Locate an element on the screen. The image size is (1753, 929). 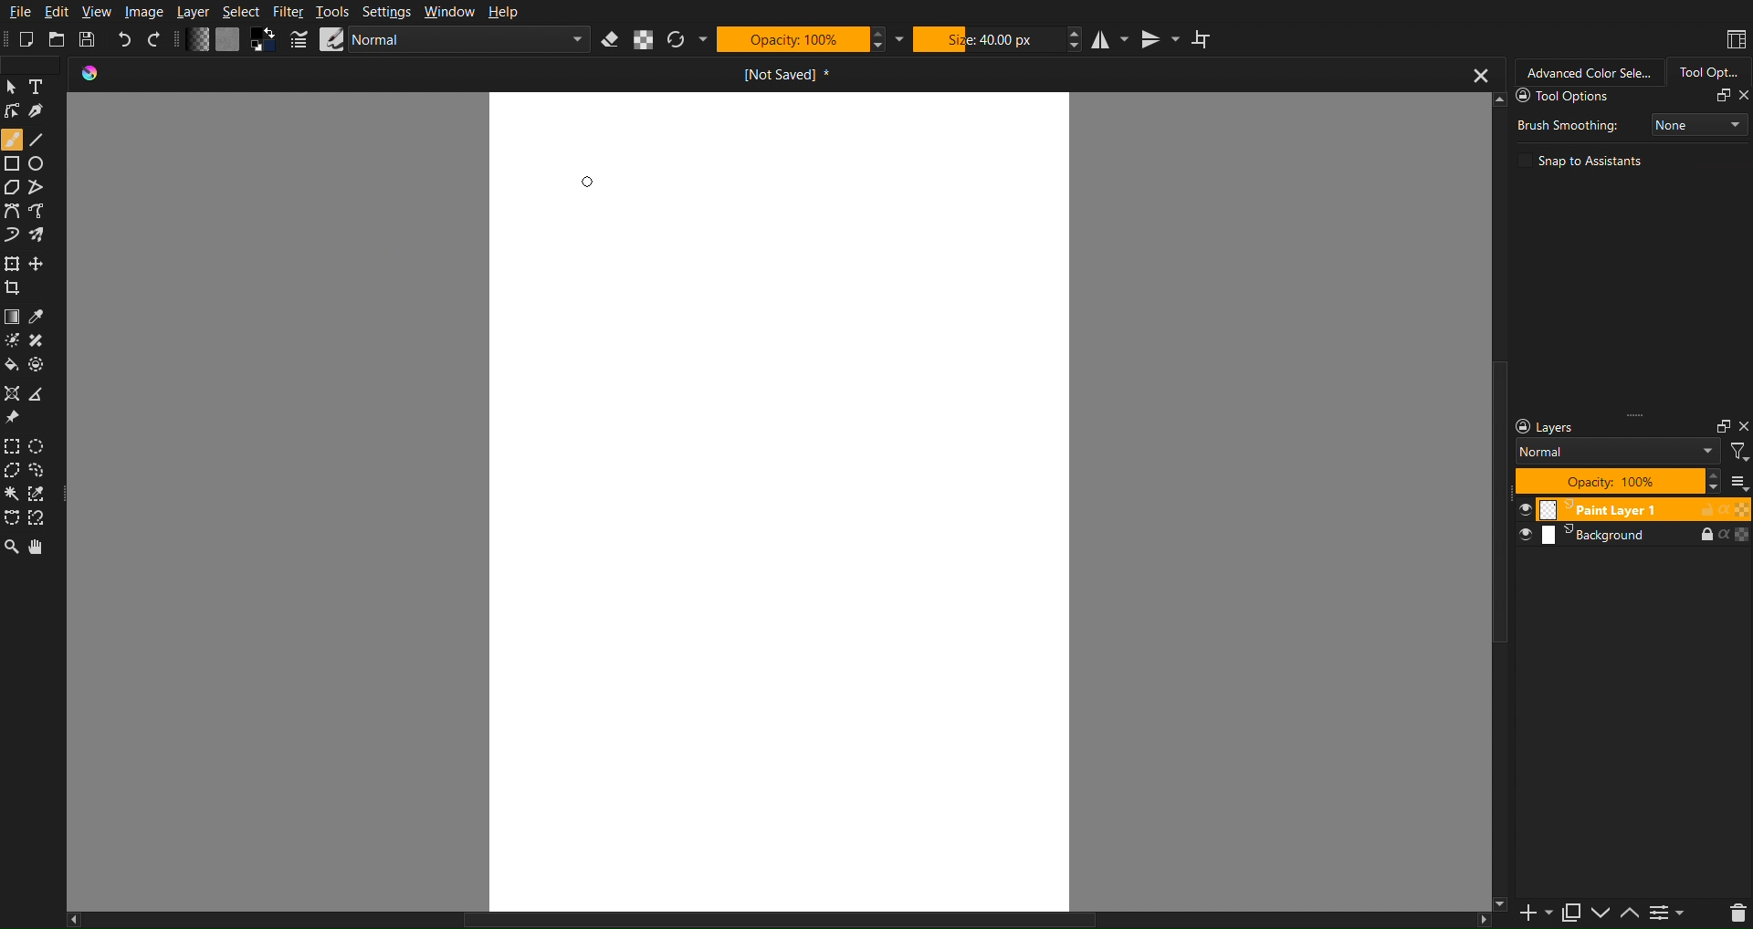
All Layers is located at coordinates (1738, 480).